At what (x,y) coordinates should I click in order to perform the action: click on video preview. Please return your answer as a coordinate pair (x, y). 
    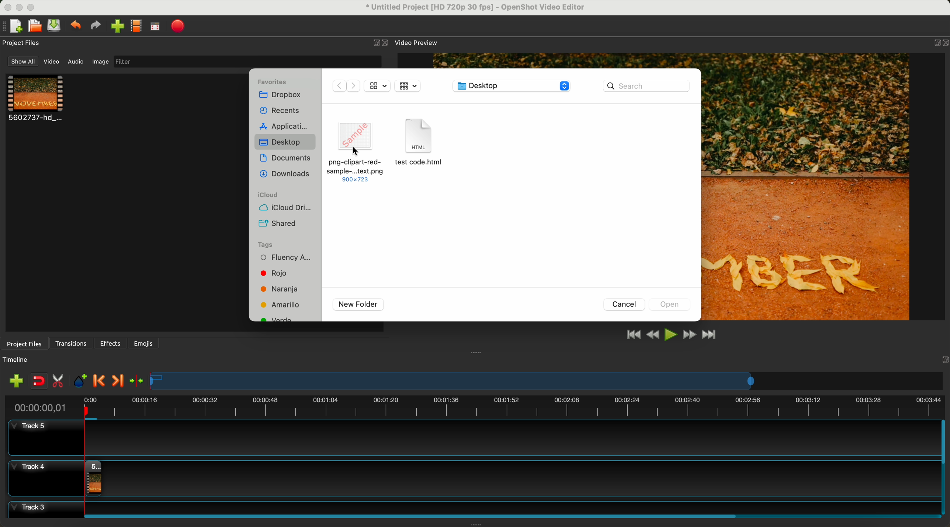
    Looking at the image, I should click on (416, 43).